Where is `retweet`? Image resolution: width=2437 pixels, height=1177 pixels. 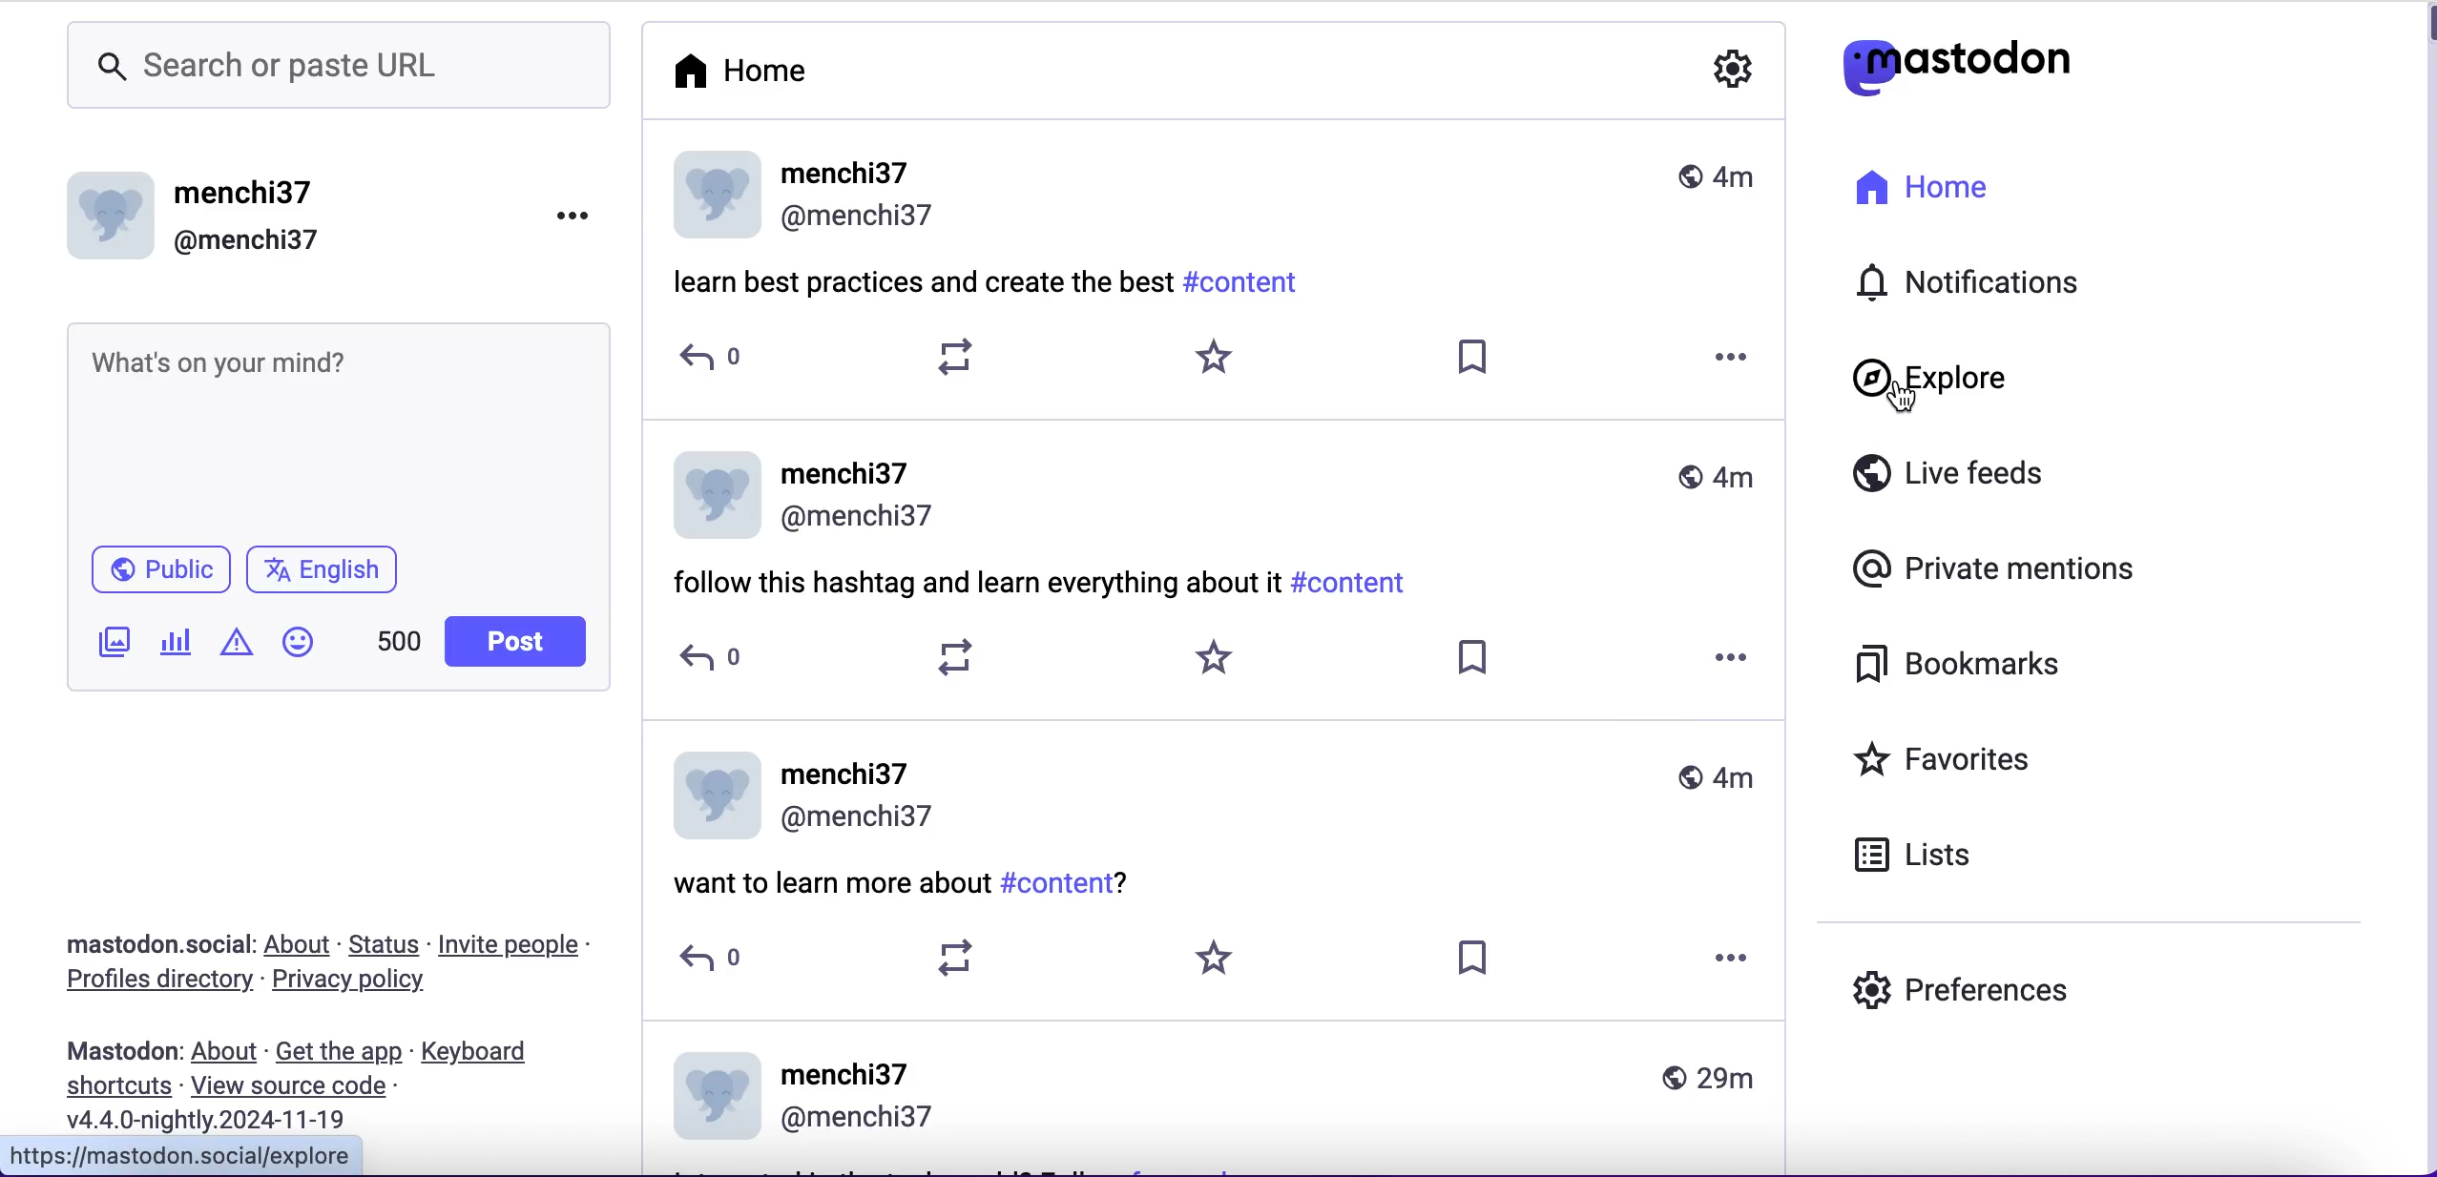 retweet is located at coordinates (958, 655).